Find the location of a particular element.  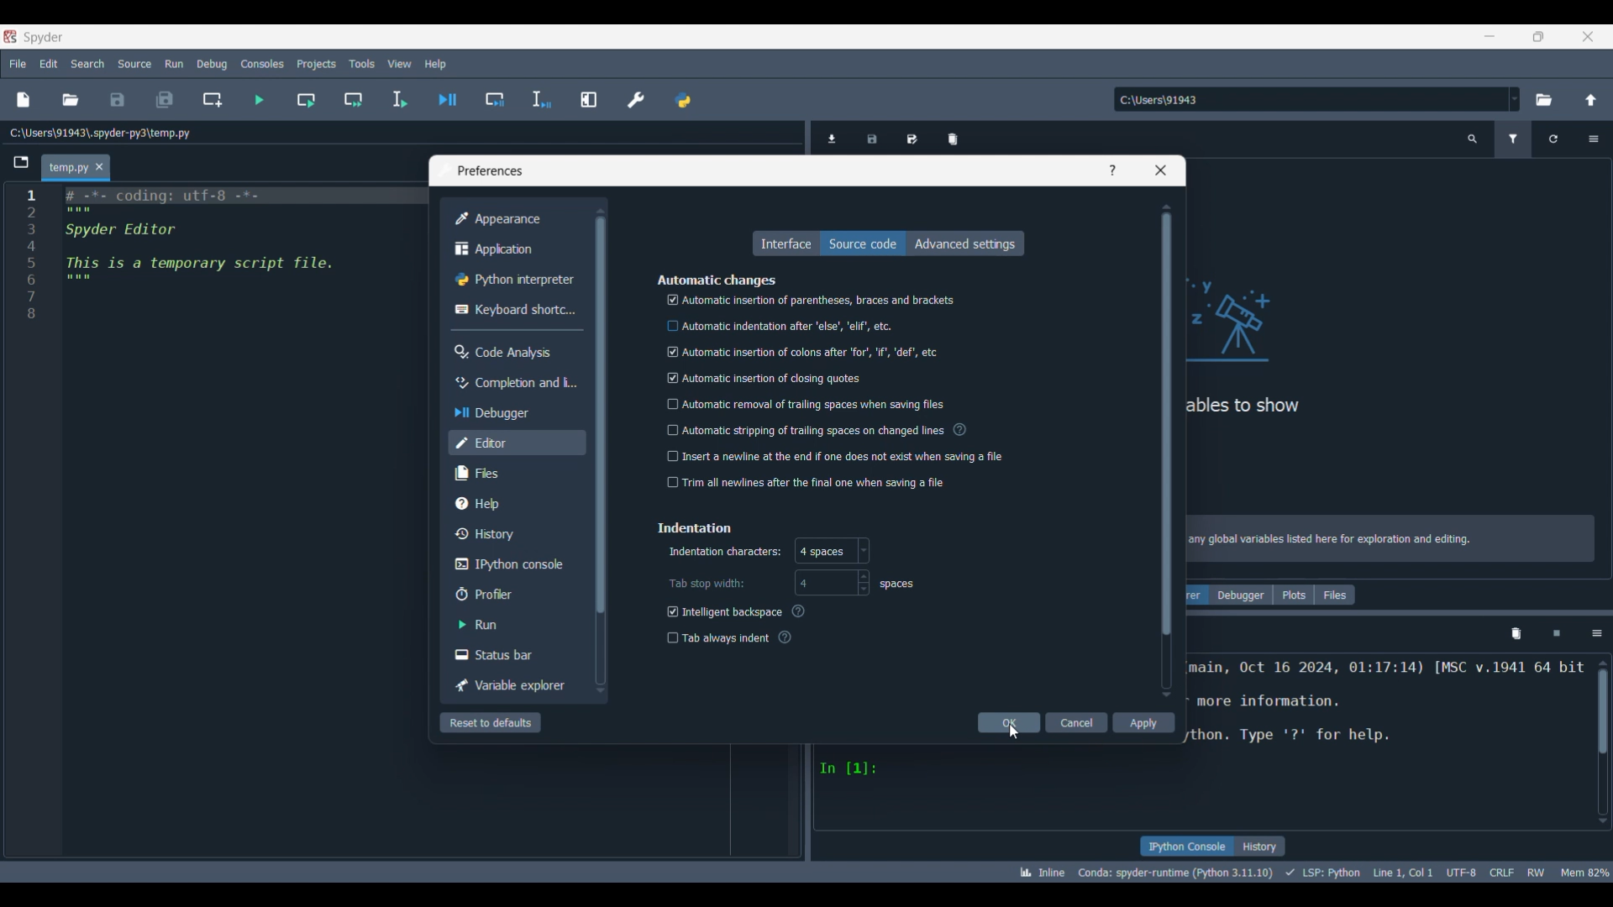

Profiler is located at coordinates (514, 594).